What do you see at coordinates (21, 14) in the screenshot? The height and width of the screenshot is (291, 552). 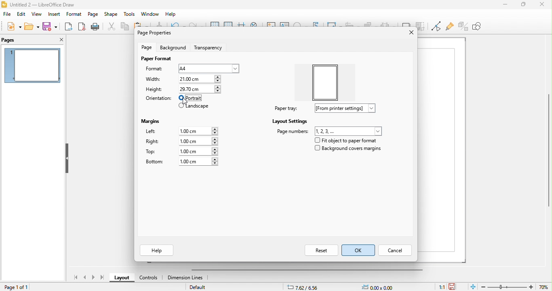 I see `edit` at bounding box center [21, 14].